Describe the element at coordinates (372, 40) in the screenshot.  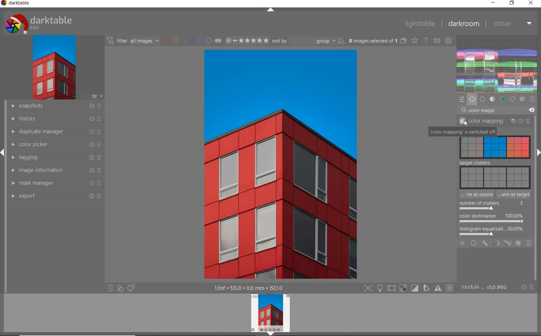
I see `selected images` at that location.